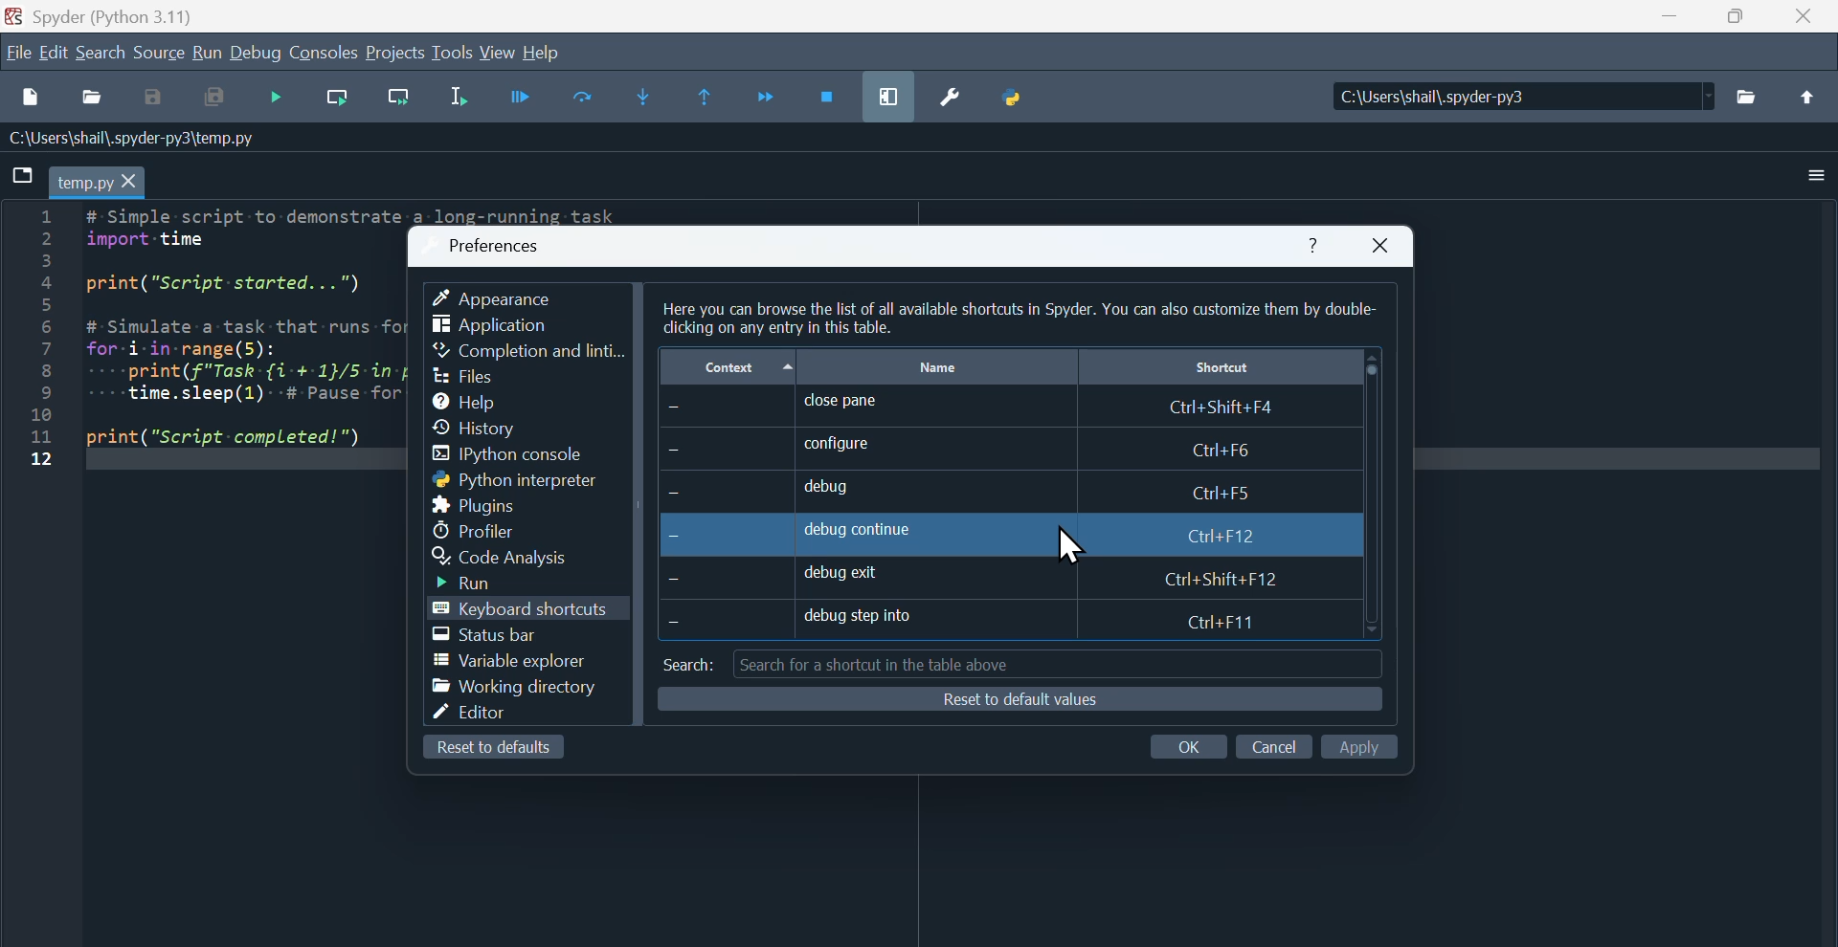  I want to click on , so click(1198, 747).